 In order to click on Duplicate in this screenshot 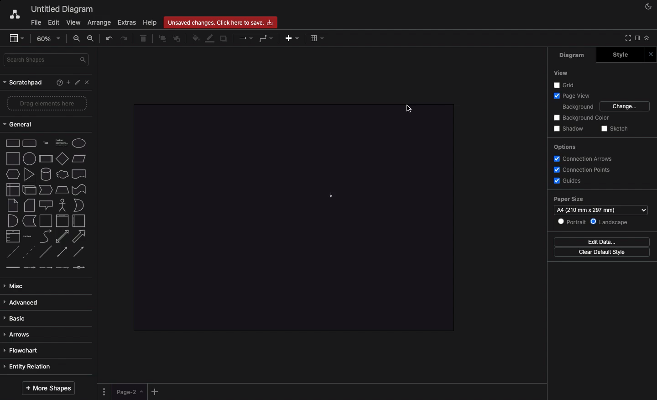, I will do `click(224, 39)`.